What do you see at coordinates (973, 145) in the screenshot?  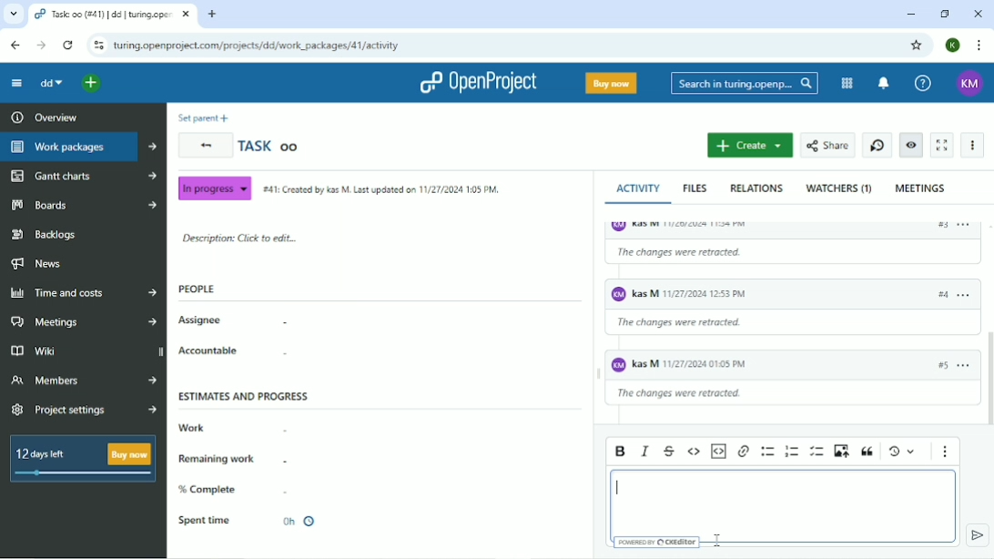 I see `More` at bounding box center [973, 145].